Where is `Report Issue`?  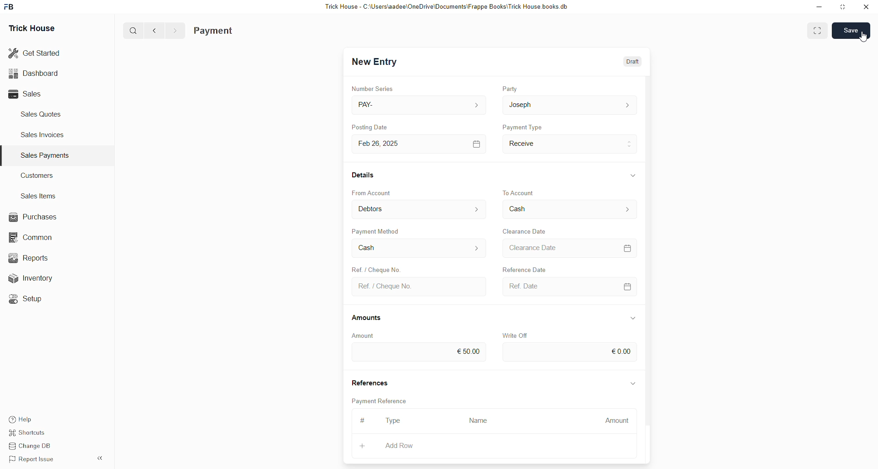
Report Issue is located at coordinates (33, 459).